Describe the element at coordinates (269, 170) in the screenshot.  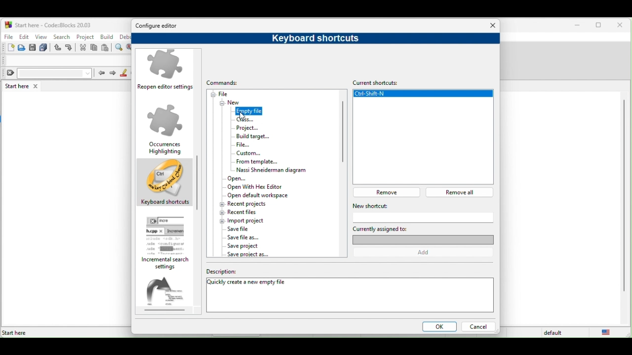
I see `nassi shneiderman diagram` at that location.